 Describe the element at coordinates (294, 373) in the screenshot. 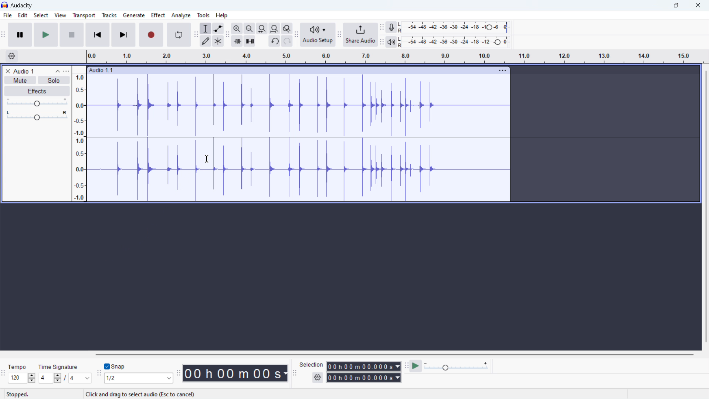

I see `selection toolbar` at that location.